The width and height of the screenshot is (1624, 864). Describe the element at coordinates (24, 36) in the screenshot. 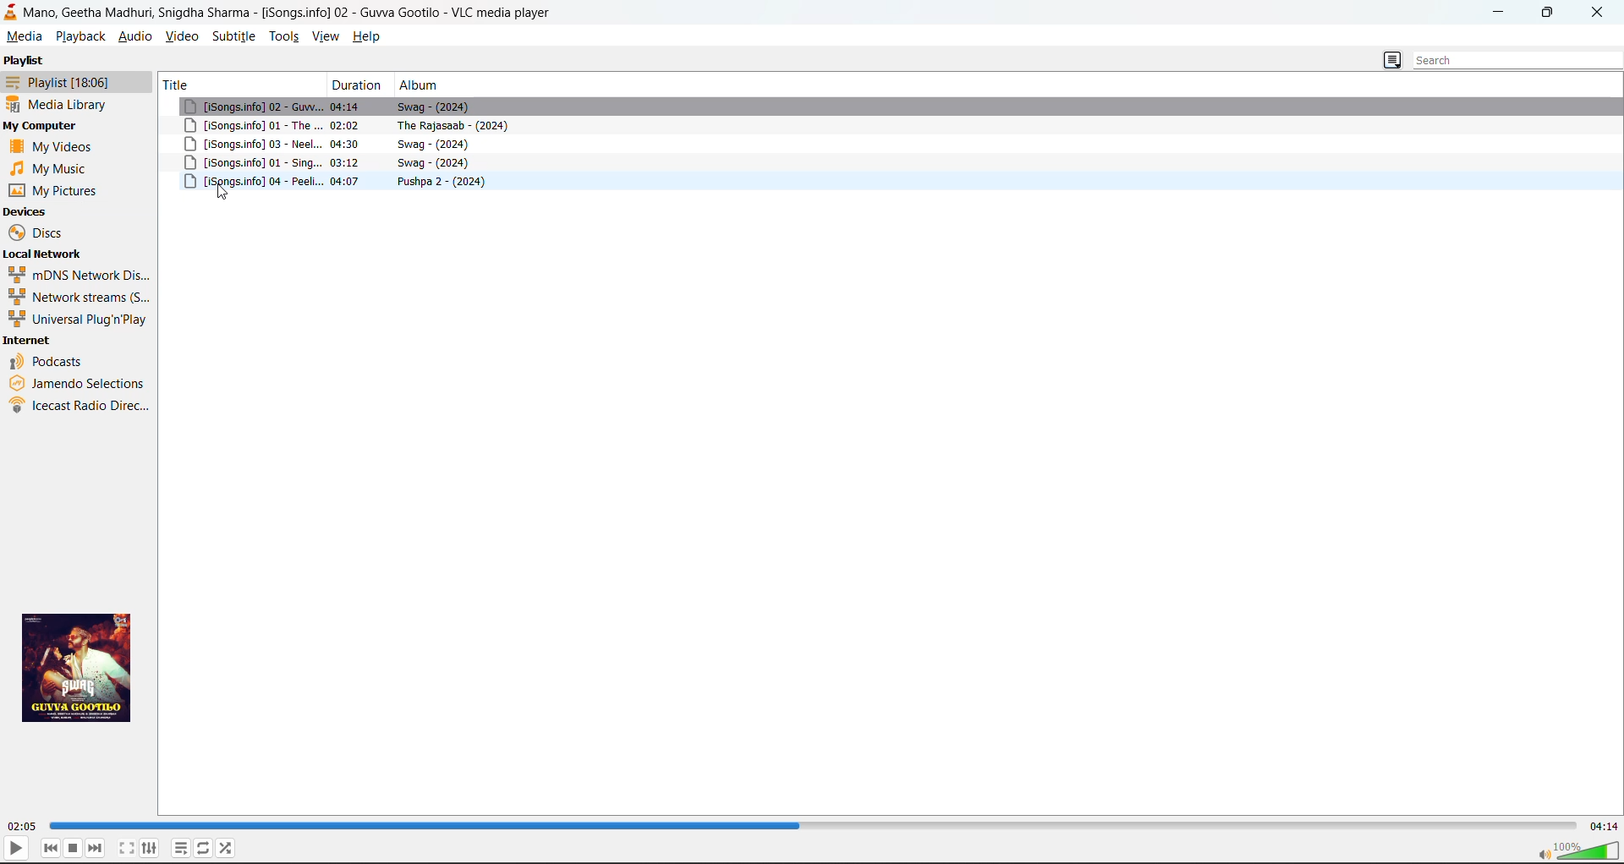

I see `media` at that location.